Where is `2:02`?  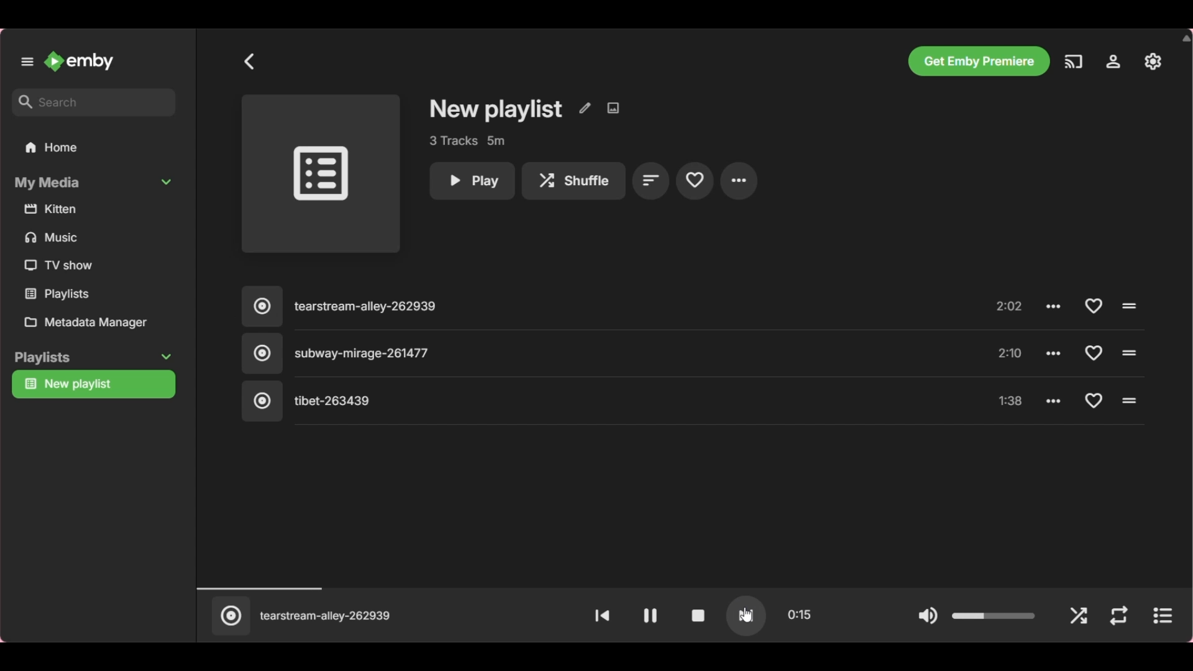 2:02 is located at coordinates (1011, 305).